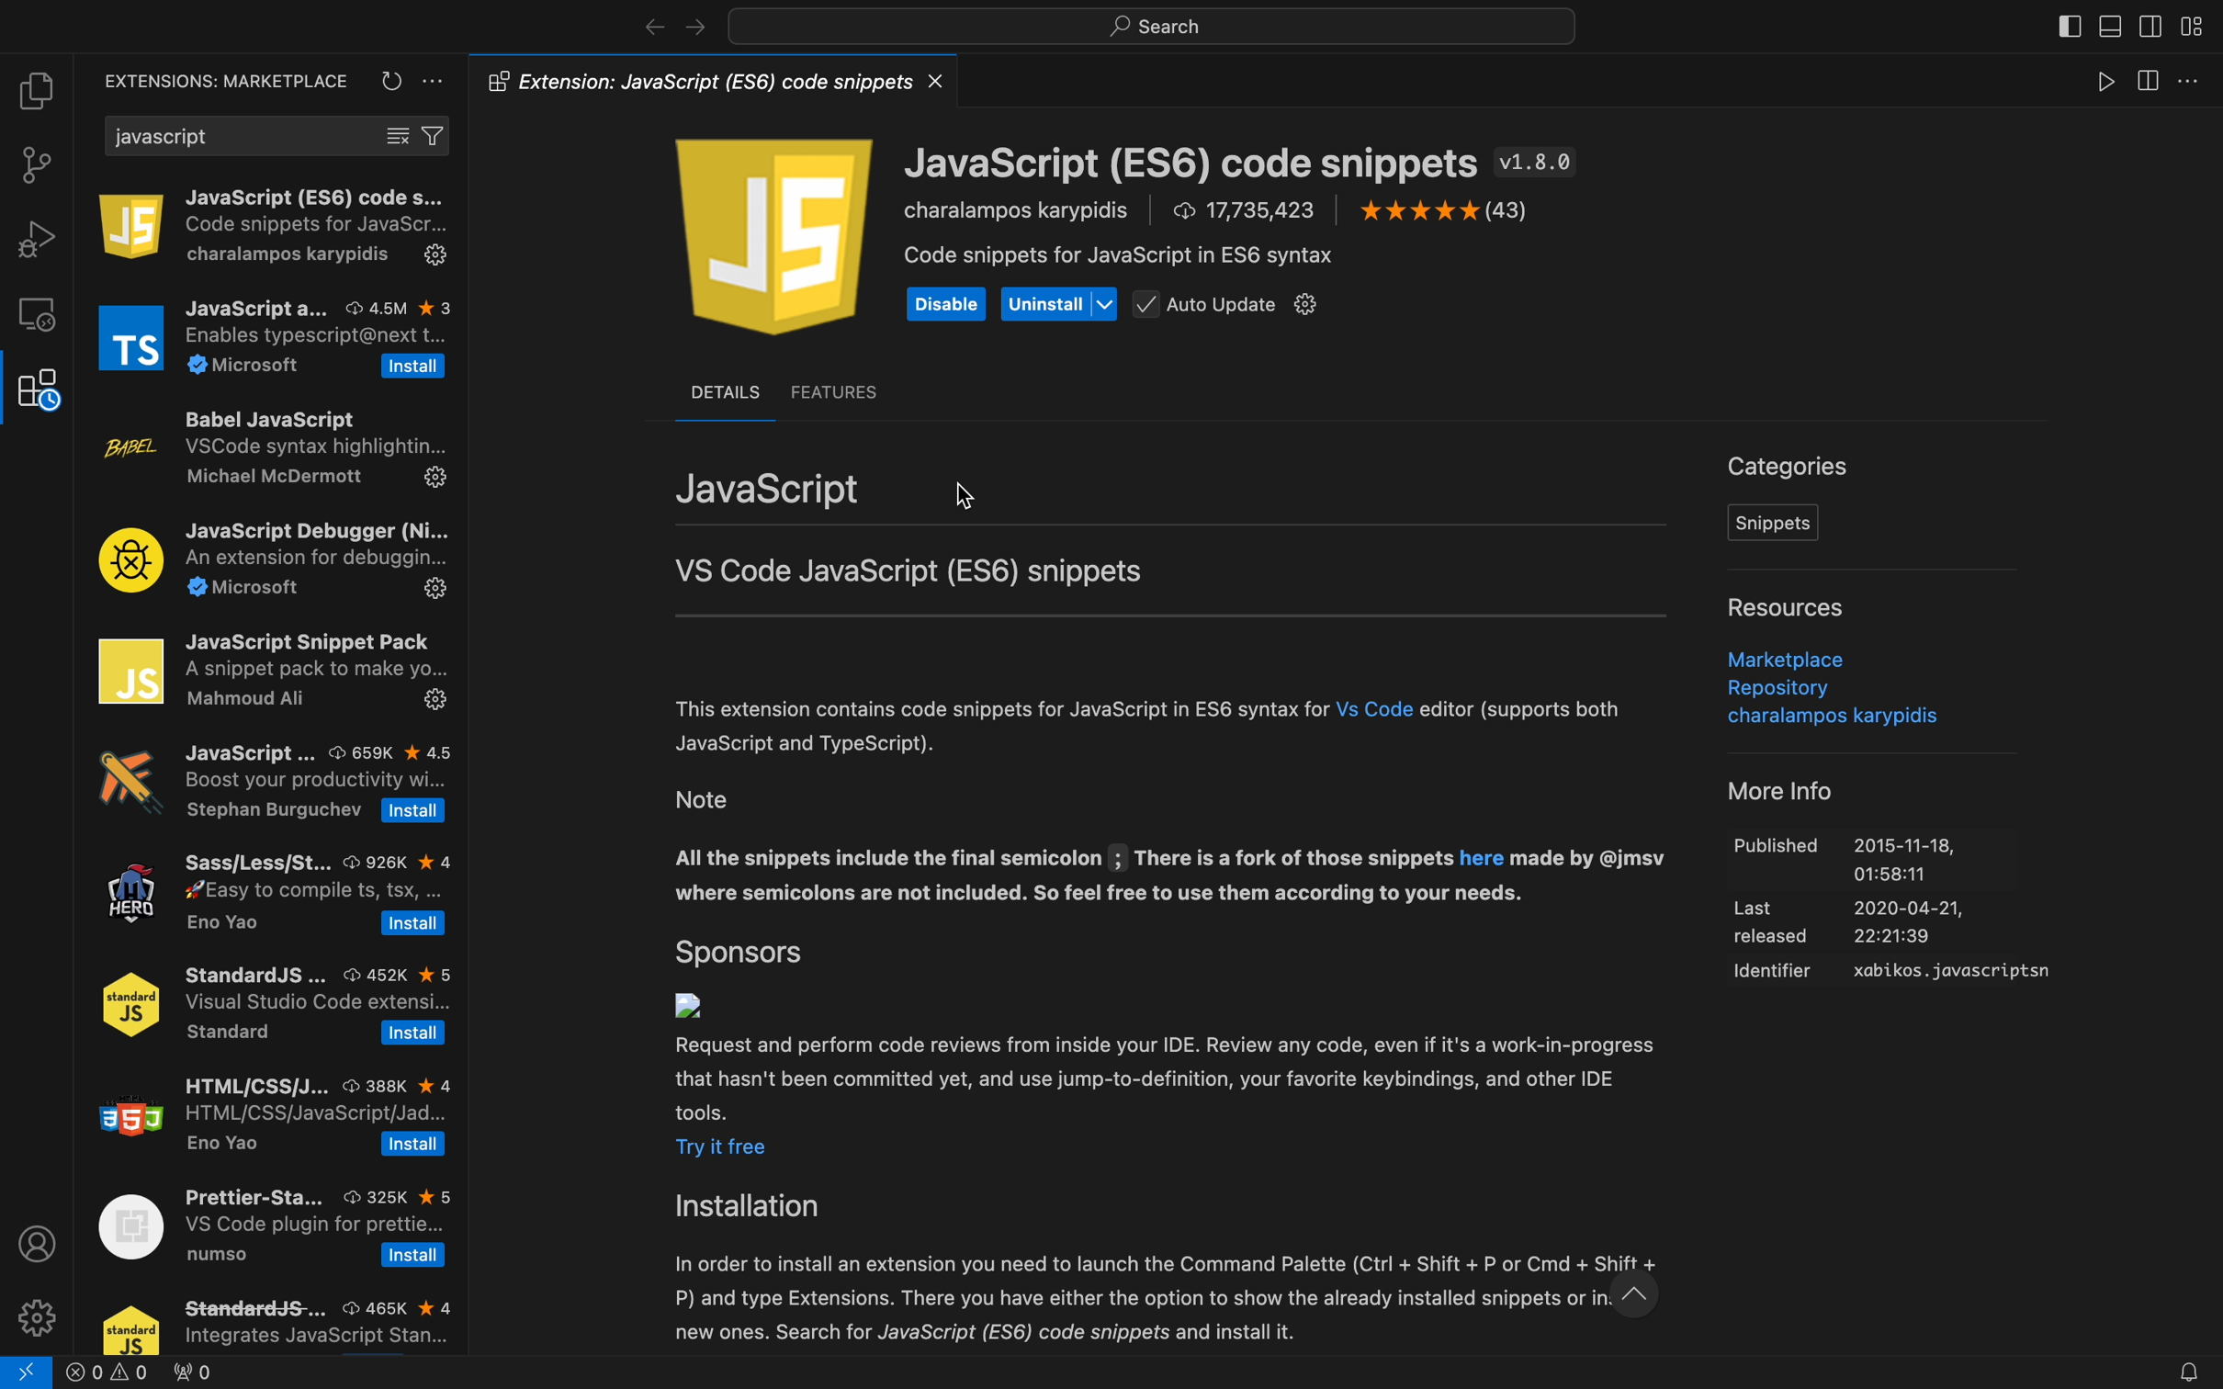 Image resolution: width=2223 pixels, height=1389 pixels. I want to click on search bar, so click(281, 134).